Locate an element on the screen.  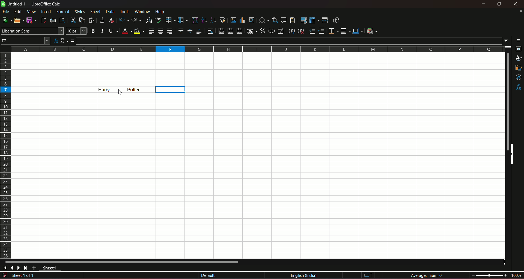
navigator is located at coordinates (519, 78).